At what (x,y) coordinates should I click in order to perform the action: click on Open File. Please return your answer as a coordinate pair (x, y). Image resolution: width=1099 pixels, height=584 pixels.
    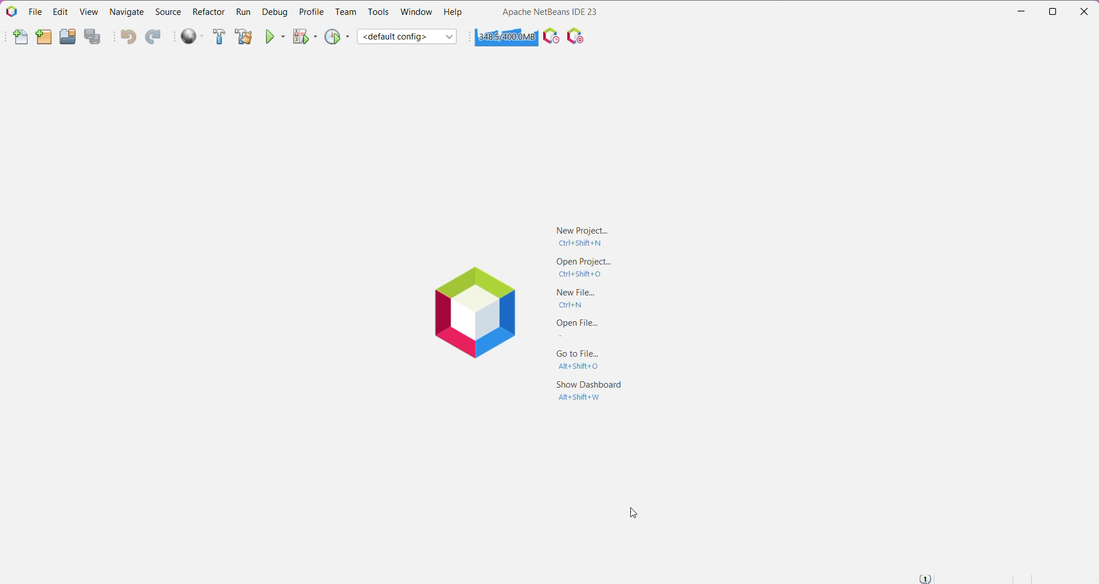
    Looking at the image, I should click on (577, 330).